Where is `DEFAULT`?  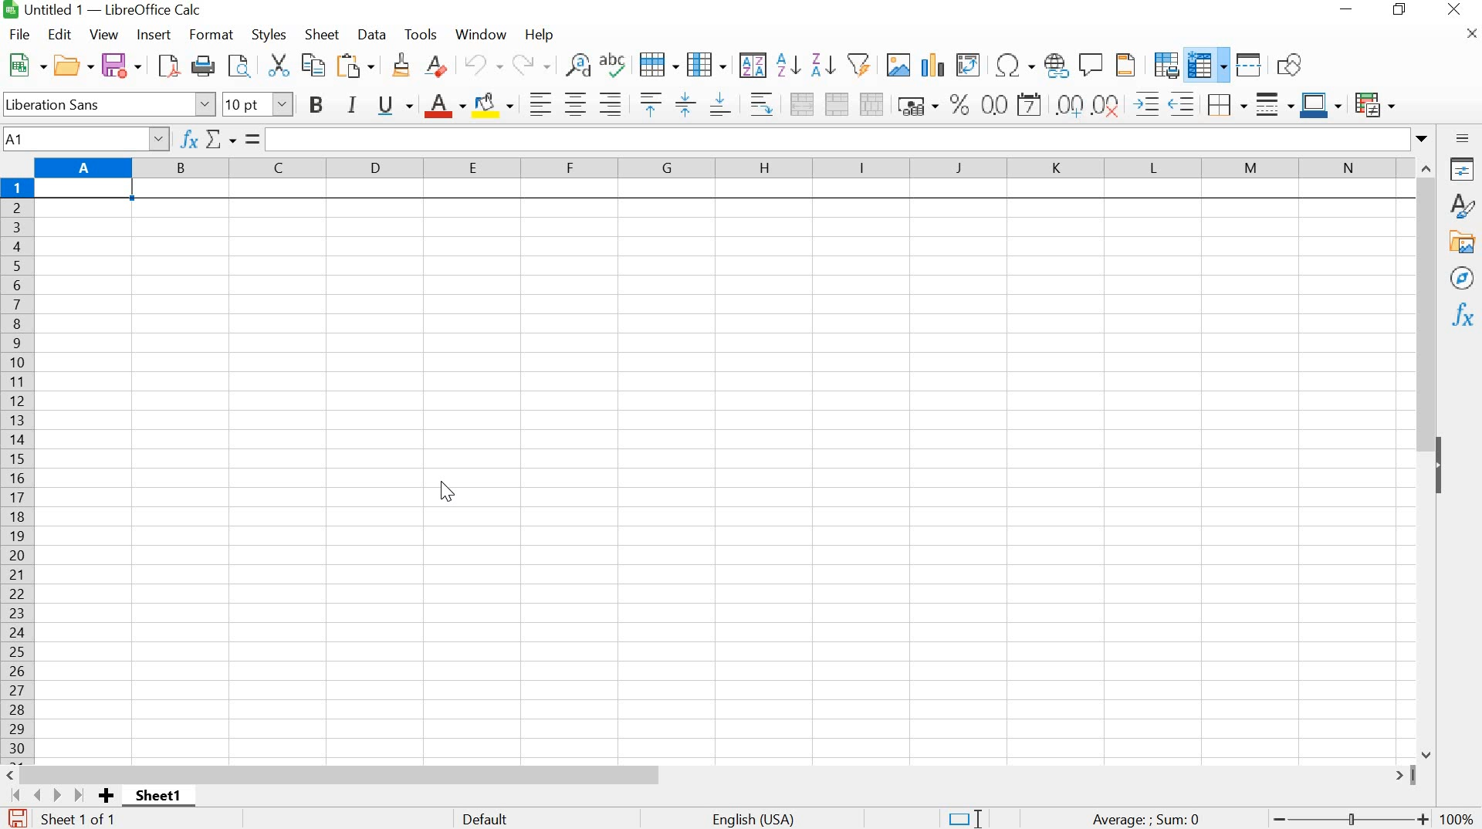 DEFAULT is located at coordinates (527, 817).